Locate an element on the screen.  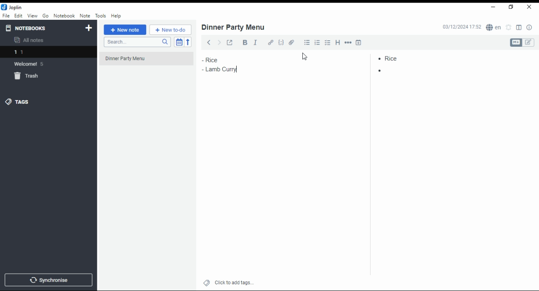
code is located at coordinates (281, 43).